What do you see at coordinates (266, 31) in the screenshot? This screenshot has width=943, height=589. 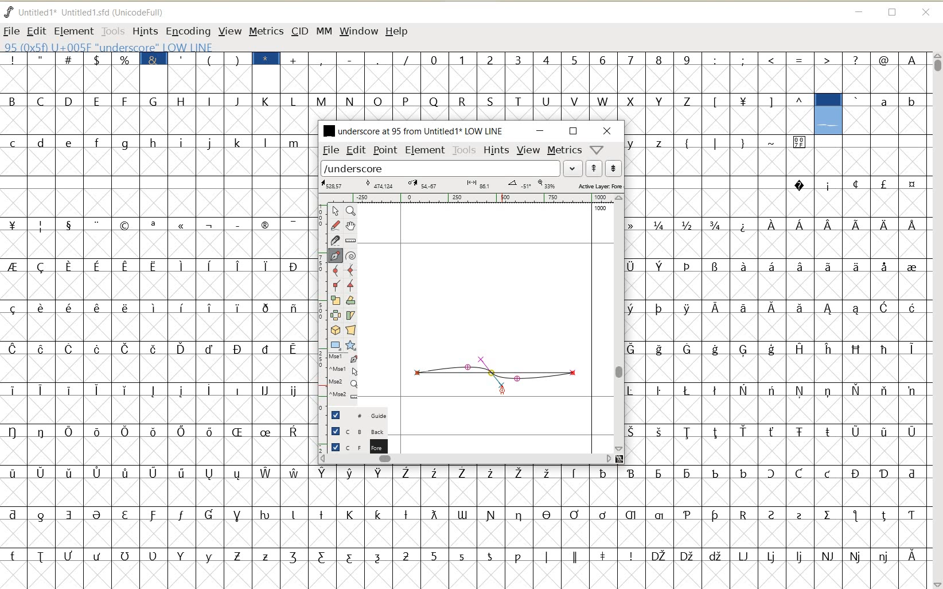 I see `METRICS` at bounding box center [266, 31].